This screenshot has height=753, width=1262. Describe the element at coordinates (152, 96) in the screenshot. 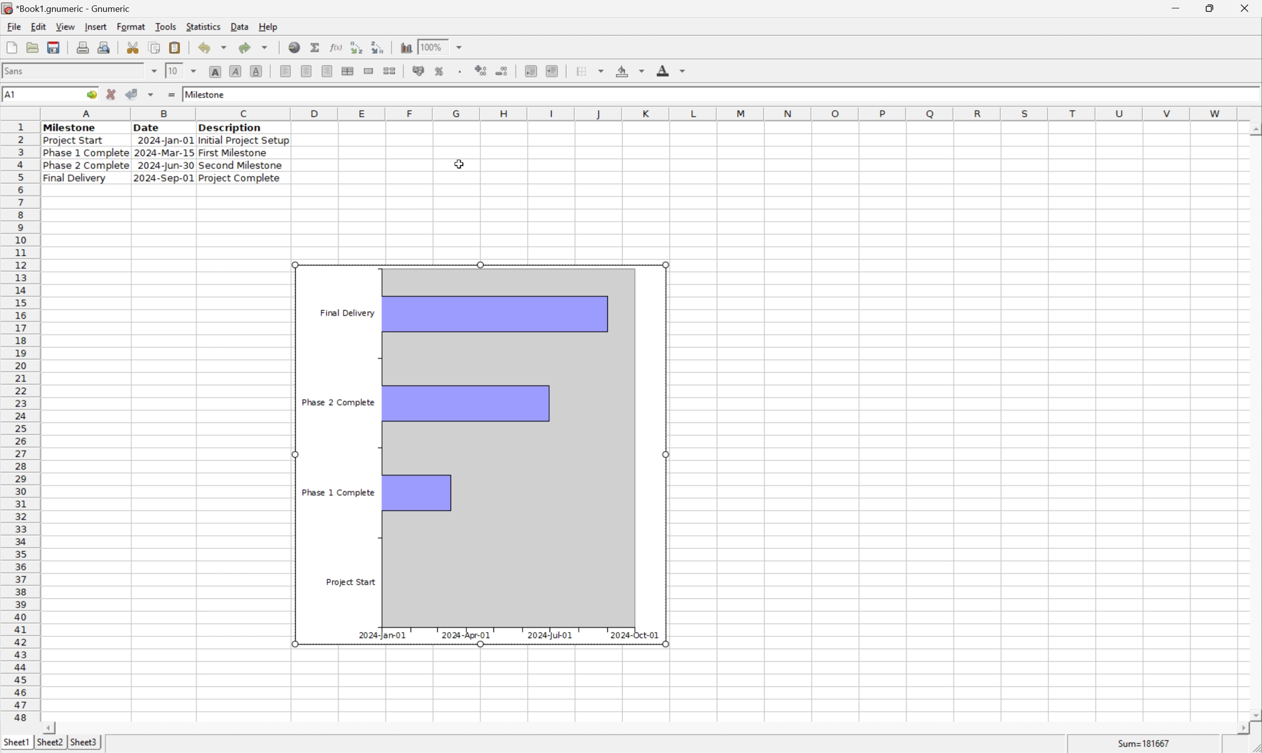

I see `accept changes in multiple cells` at that location.